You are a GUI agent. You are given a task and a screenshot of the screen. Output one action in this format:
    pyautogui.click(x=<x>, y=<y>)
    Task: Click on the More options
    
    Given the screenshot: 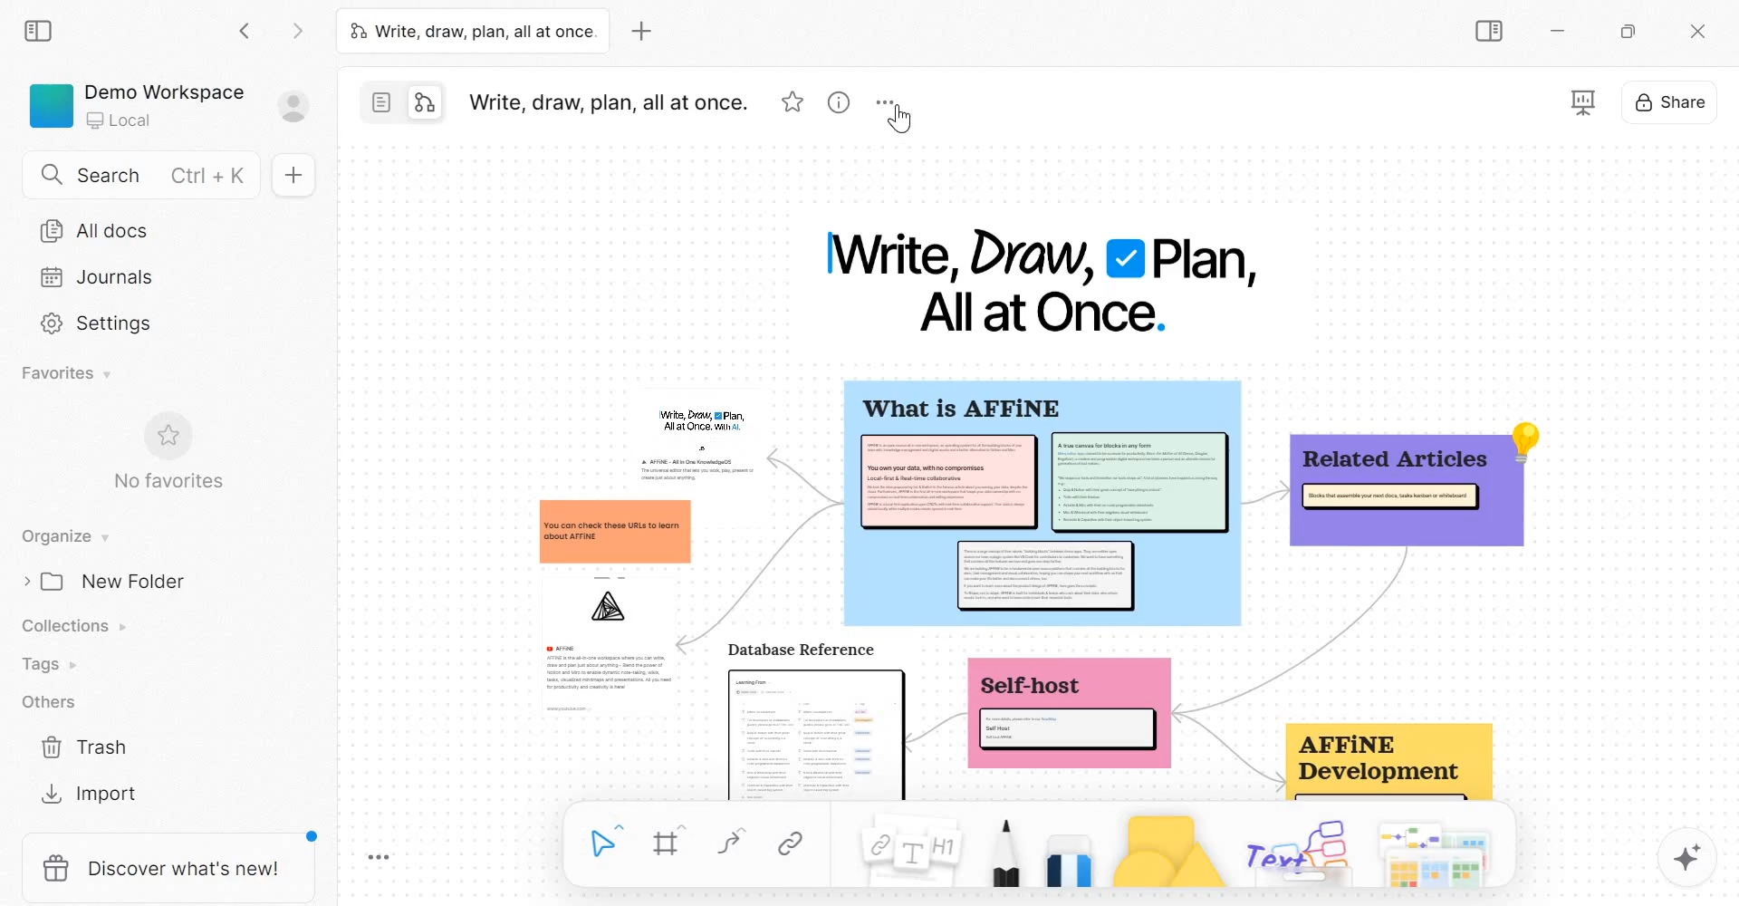 What is the action you would take?
    pyautogui.click(x=882, y=101)
    